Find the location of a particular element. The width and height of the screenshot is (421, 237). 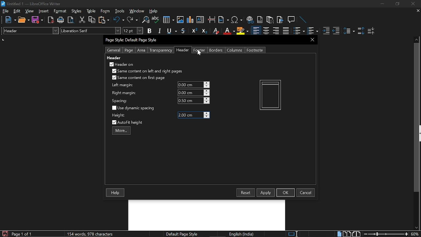

vertical scrollbar is located at coordinates (415, 118).